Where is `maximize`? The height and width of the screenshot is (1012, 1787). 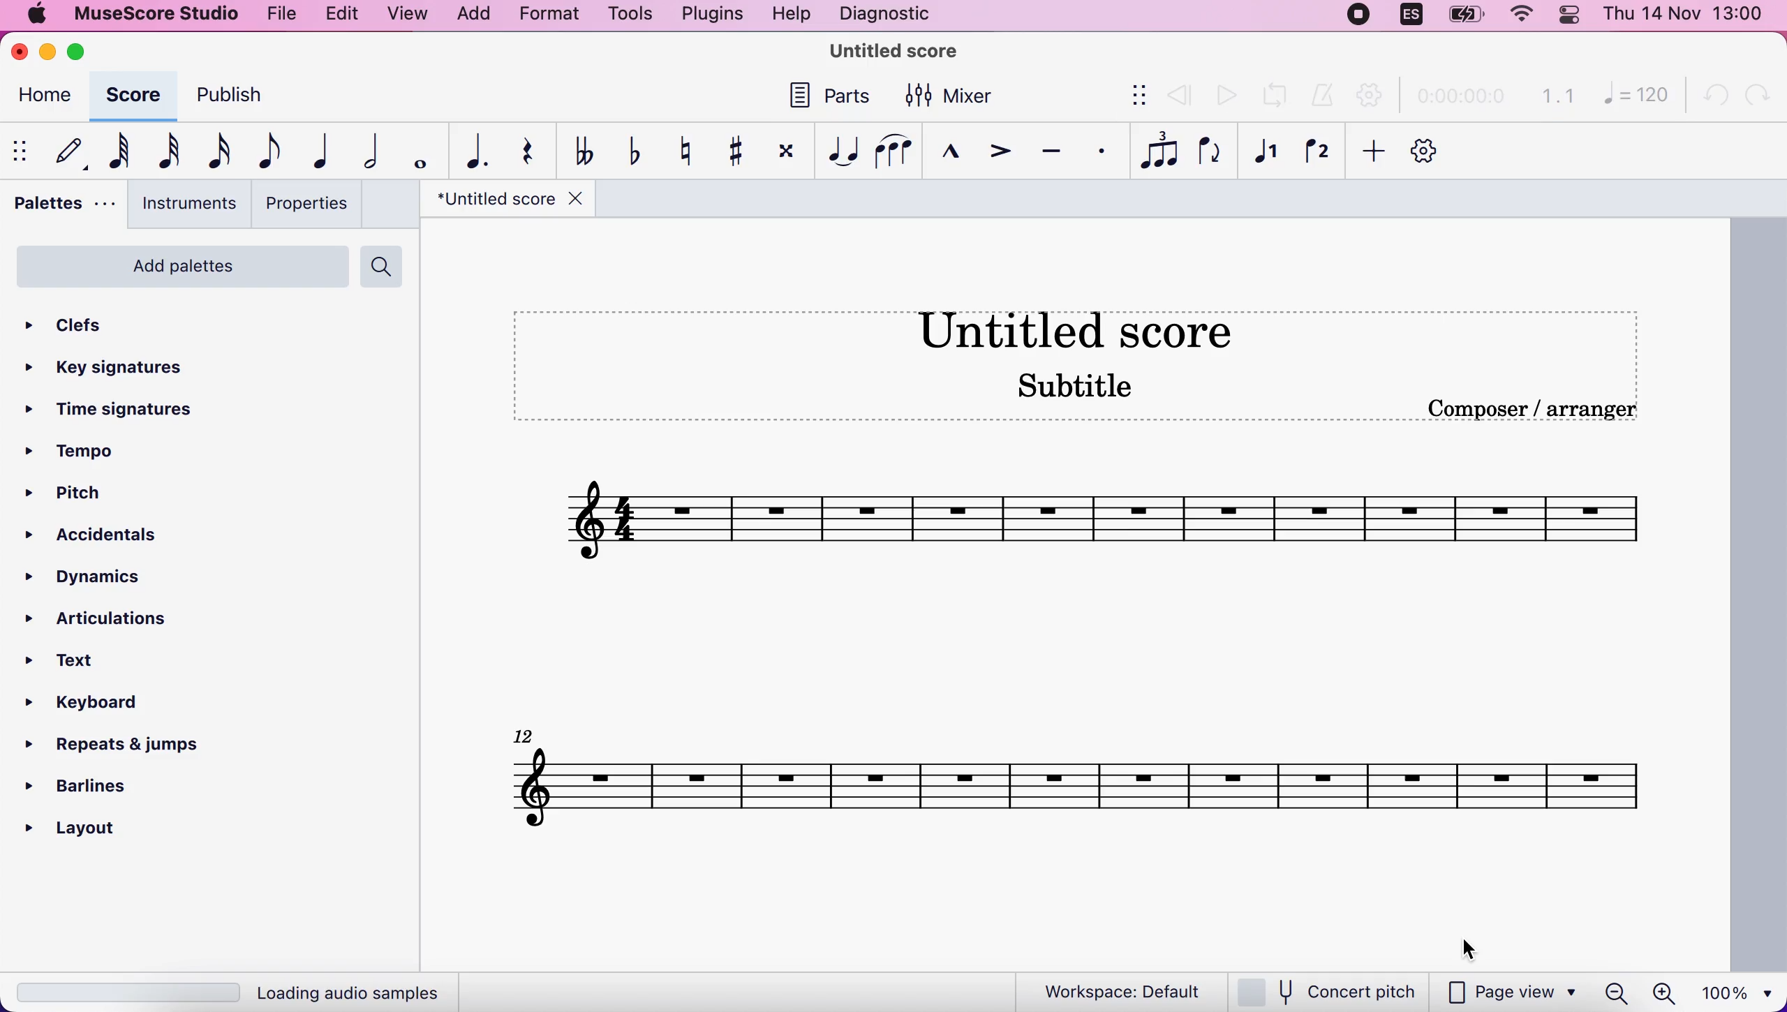
maximize is located at coordinates (91, 52).